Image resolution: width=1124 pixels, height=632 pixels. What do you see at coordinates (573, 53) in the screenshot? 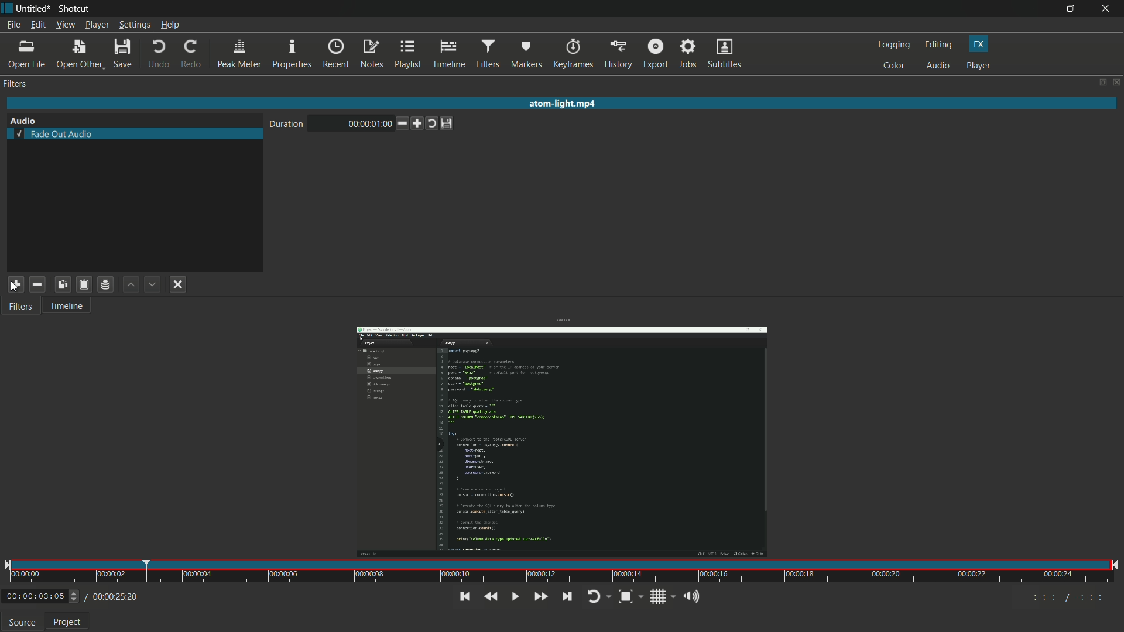
I see `keyframes` at bounding box center [573, 53].